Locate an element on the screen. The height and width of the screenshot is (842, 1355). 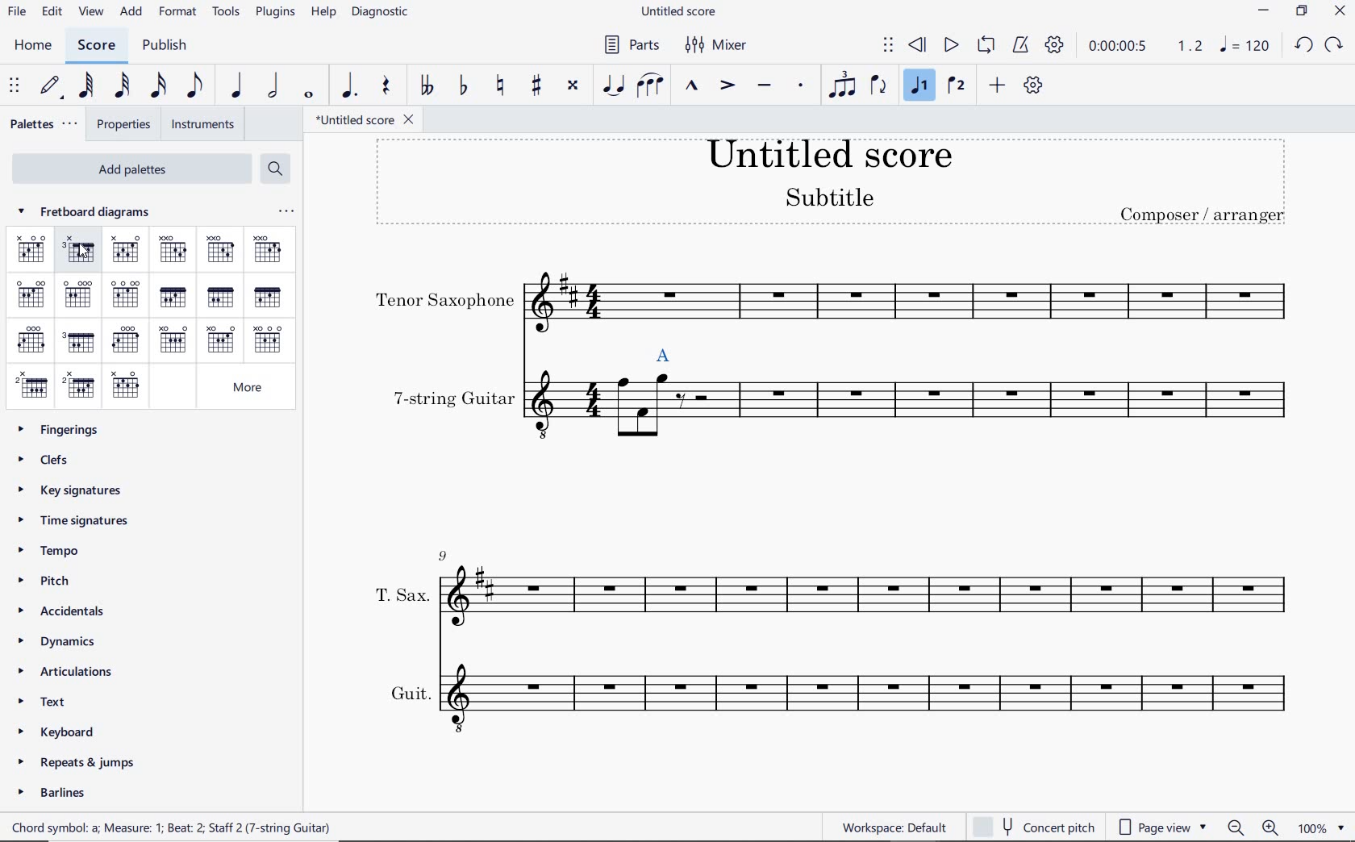
KEY SIGNATURES is located at coordinates (77, 493).